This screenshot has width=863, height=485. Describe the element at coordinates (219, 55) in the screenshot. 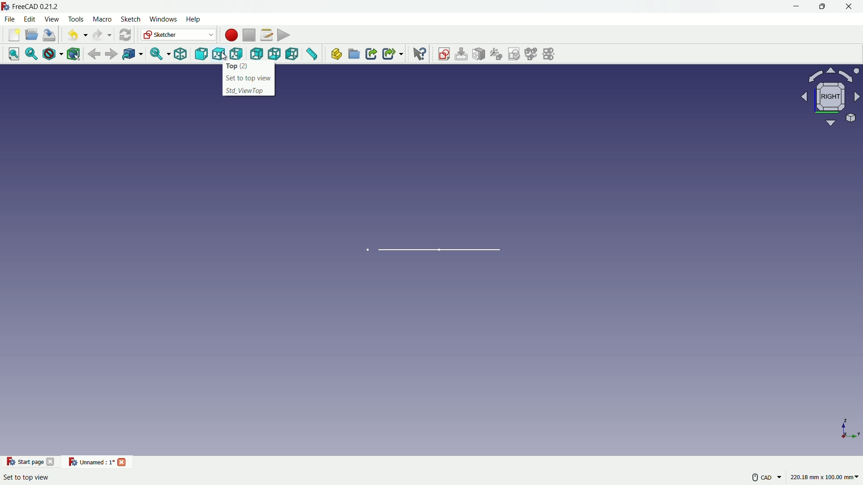

I see `front view` at that location.